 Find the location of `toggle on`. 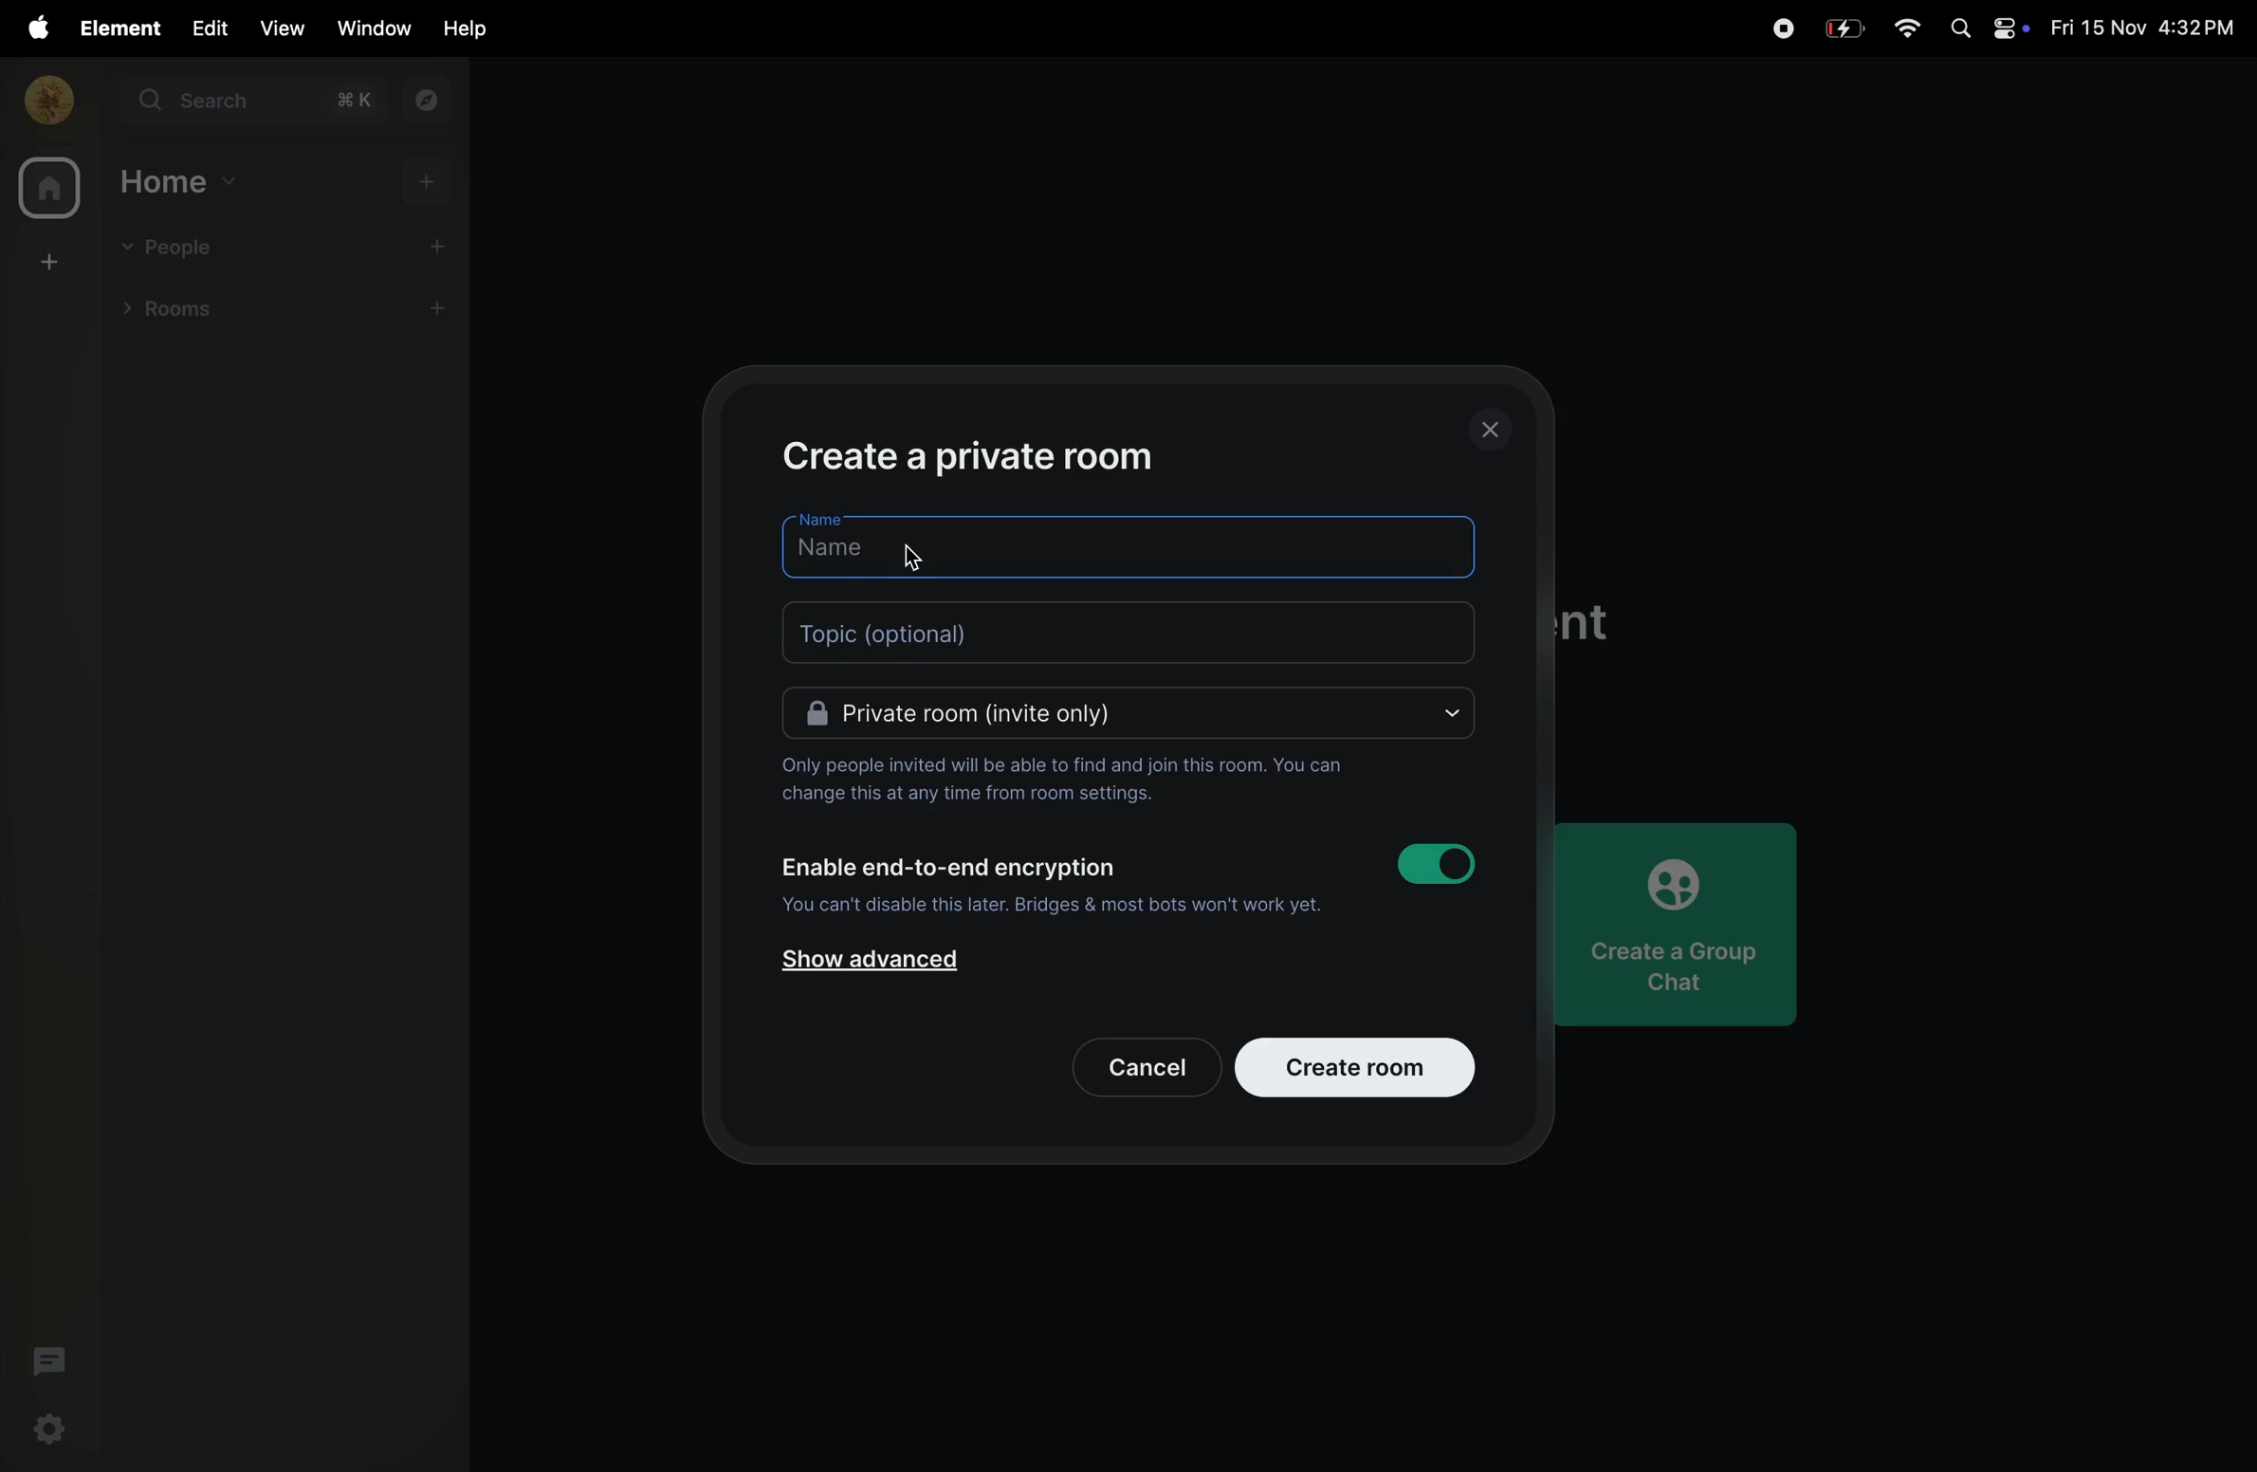

toggle on is located at coordinates (1443, 864).